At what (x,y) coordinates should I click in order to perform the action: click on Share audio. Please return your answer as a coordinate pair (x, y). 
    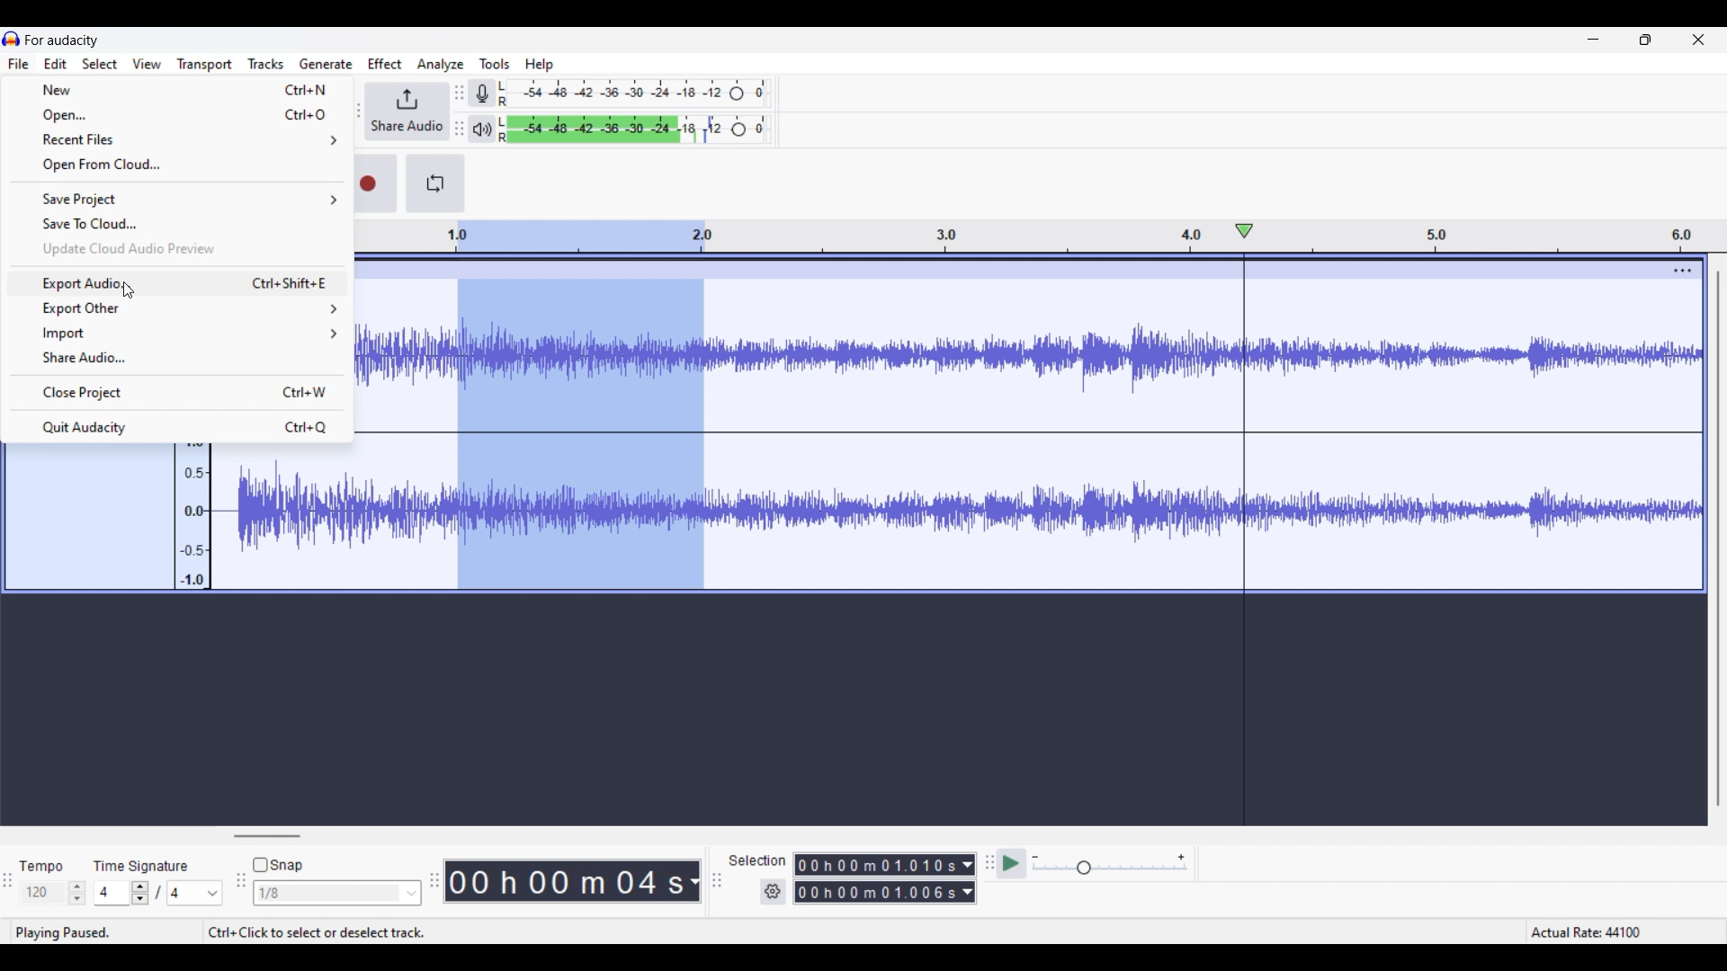
    Looking at the image, I should click on (178, 358).